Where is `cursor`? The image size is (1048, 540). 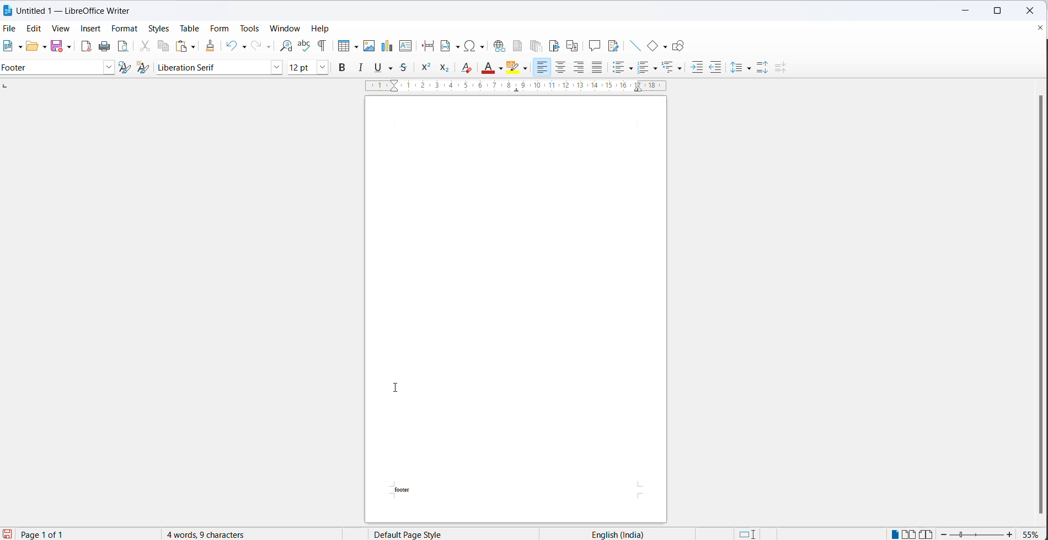 cursor is located at coordinates (401, 388).